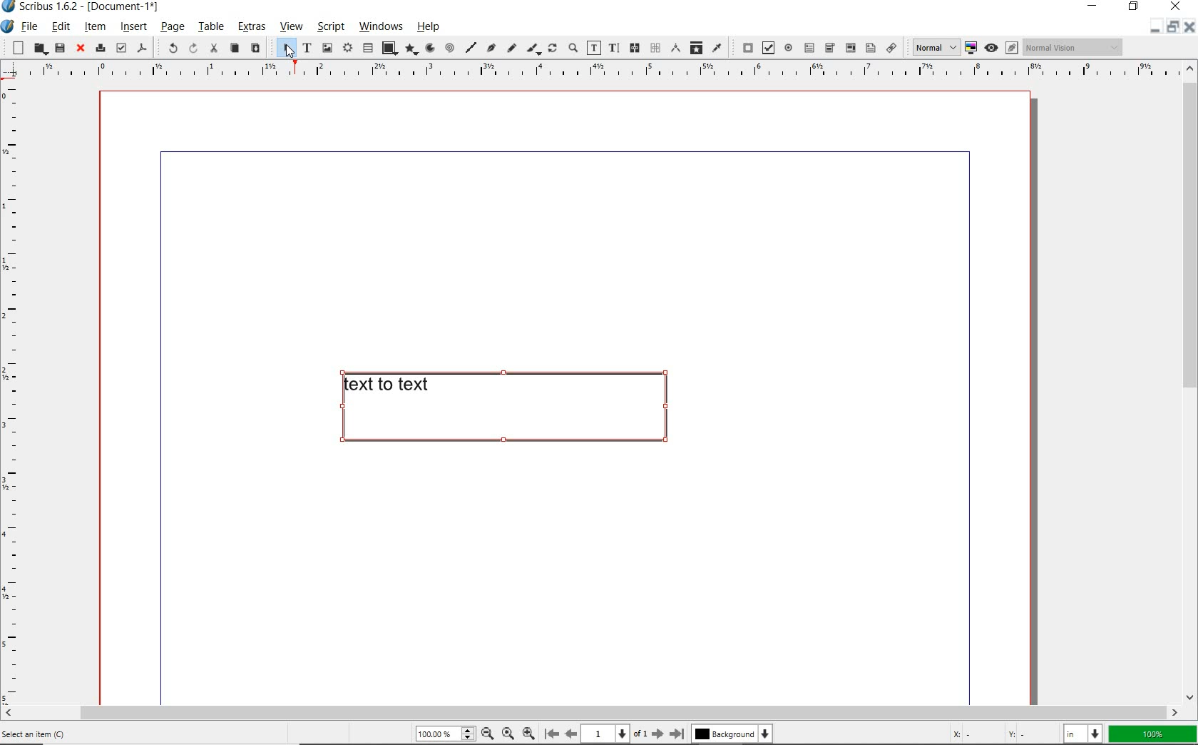 The height and width of the screenshot is (745, 1198). I want to click on text to text, so click(501, 407).